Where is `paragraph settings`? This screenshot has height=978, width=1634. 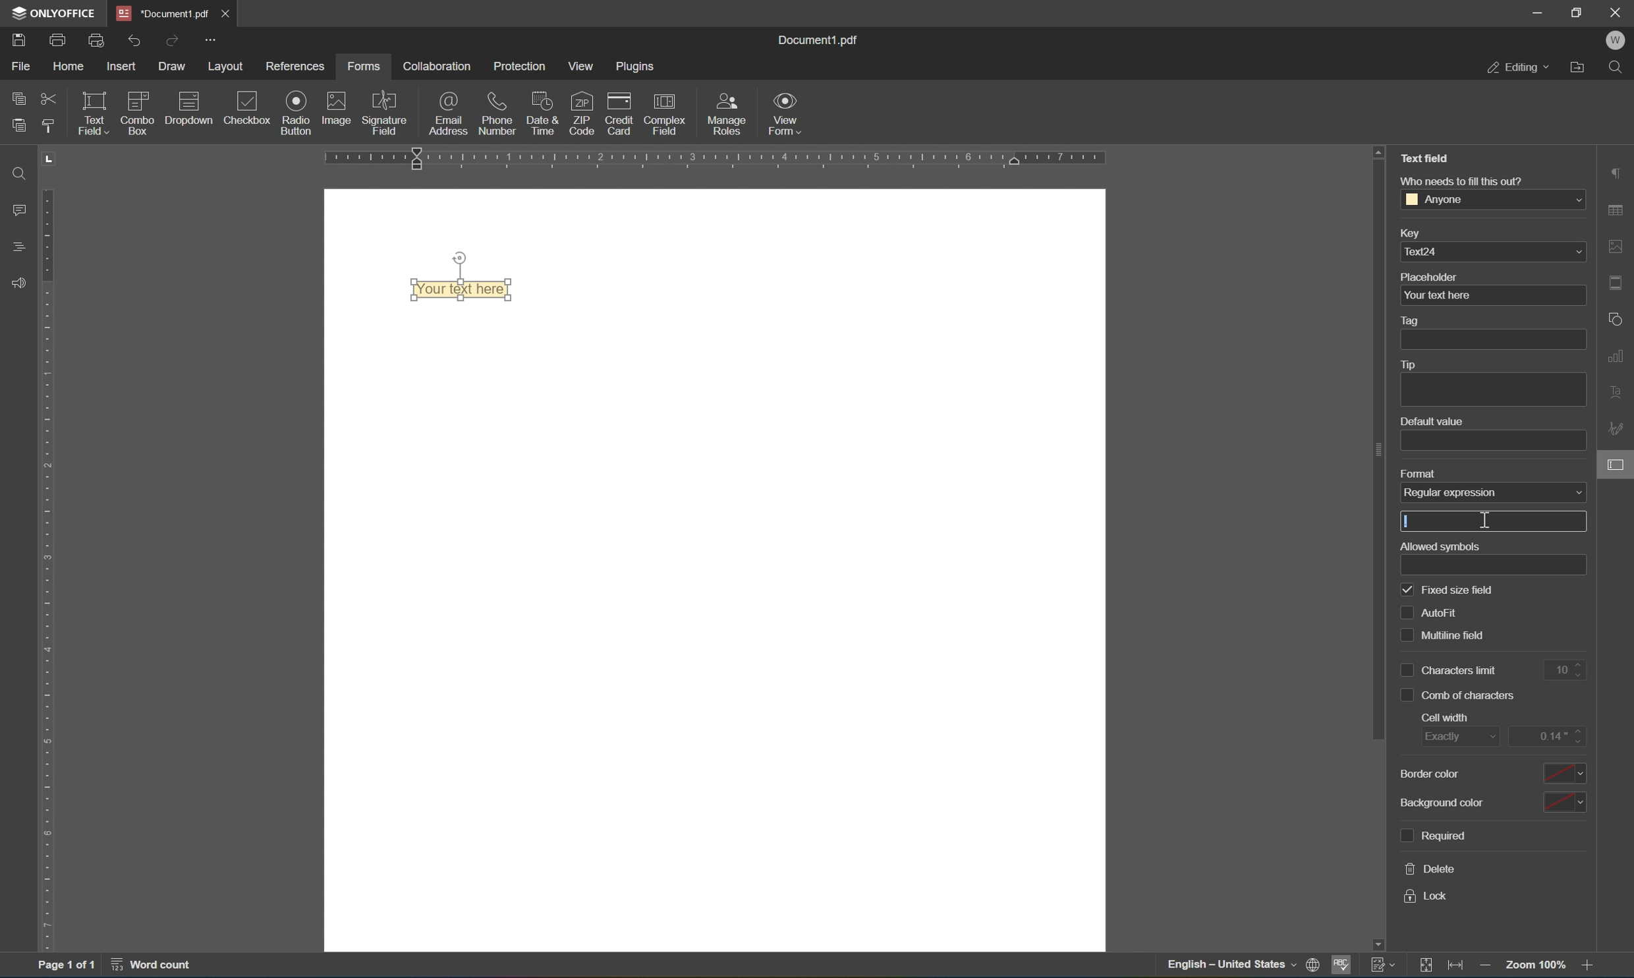 paragraph settings is located at coordinates (1617, 171).